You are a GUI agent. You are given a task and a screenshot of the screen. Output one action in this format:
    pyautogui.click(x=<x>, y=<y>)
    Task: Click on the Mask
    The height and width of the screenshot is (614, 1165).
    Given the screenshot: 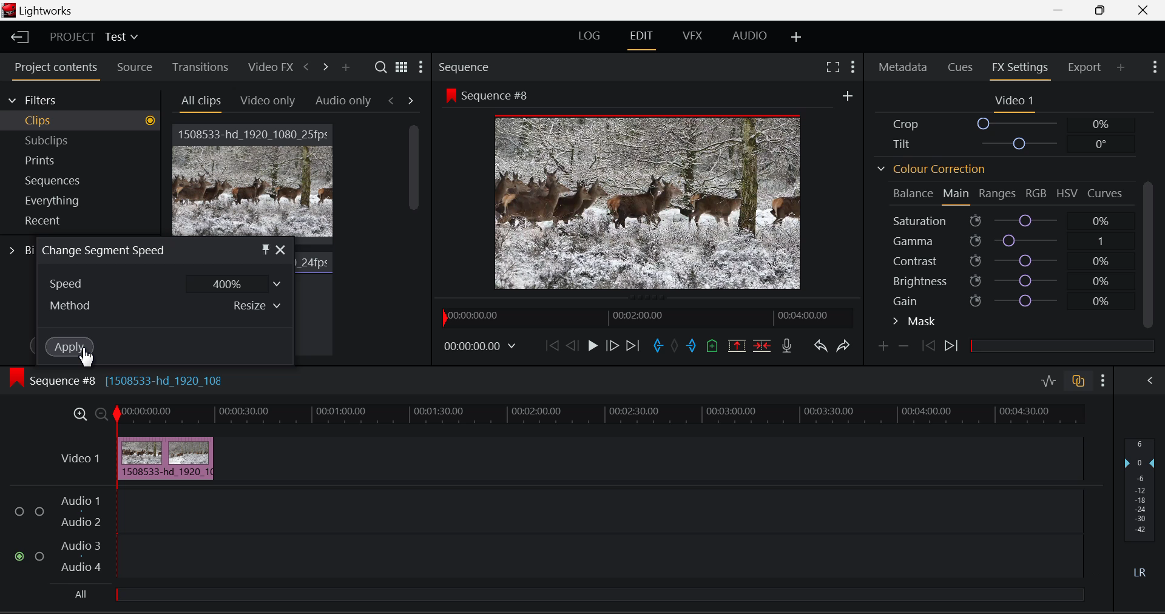 What is the action you would take?
    pyautogui.click(x=914, y=322)
    